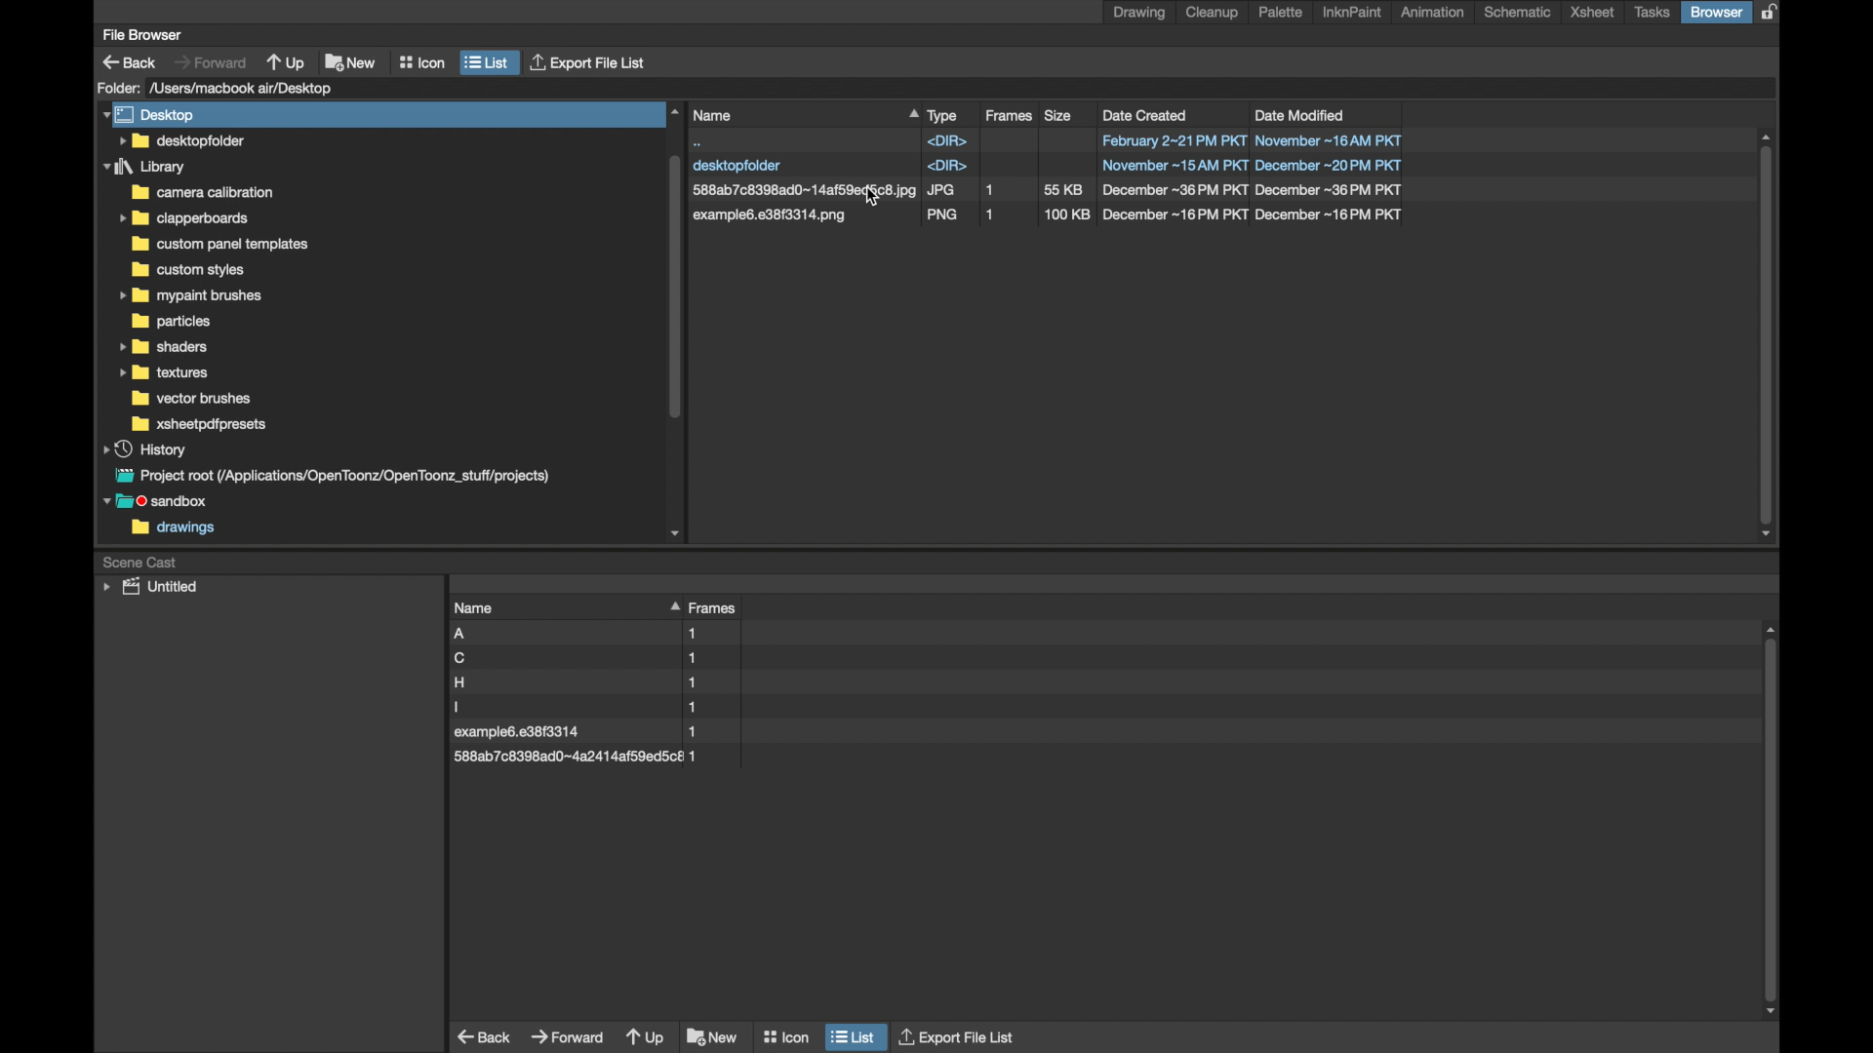  I want to click on icon, so click(422, 62).